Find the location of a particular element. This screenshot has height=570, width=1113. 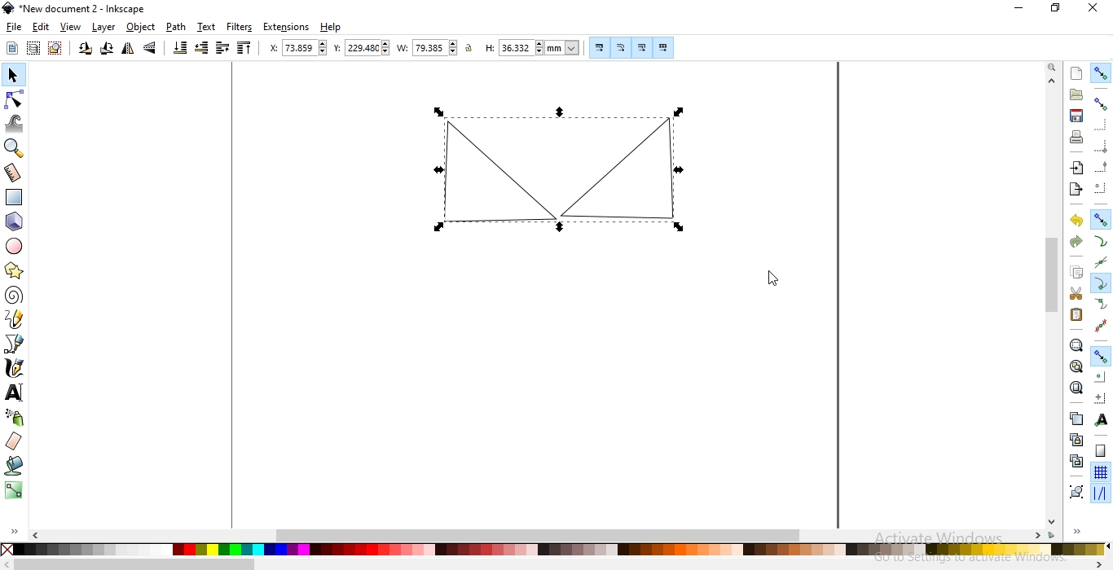

view is located at coordinates (71, 28).